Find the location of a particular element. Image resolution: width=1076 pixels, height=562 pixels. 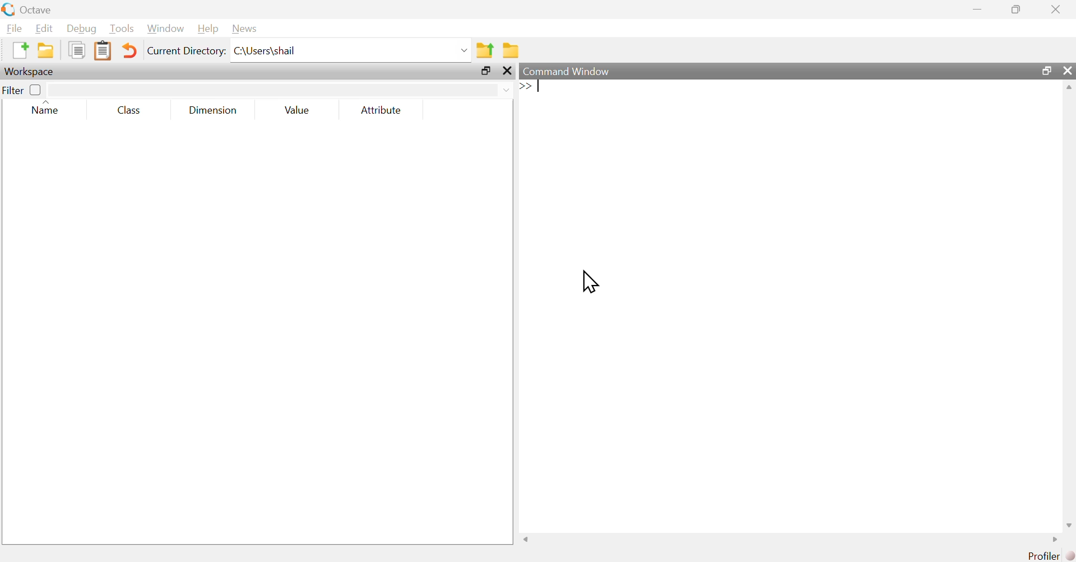

Window is located at coordinates (164, 29).